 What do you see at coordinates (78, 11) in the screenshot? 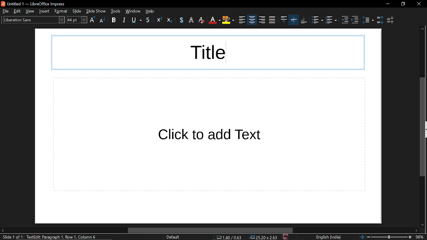
I see `slide` at bounding box center [78, 11].